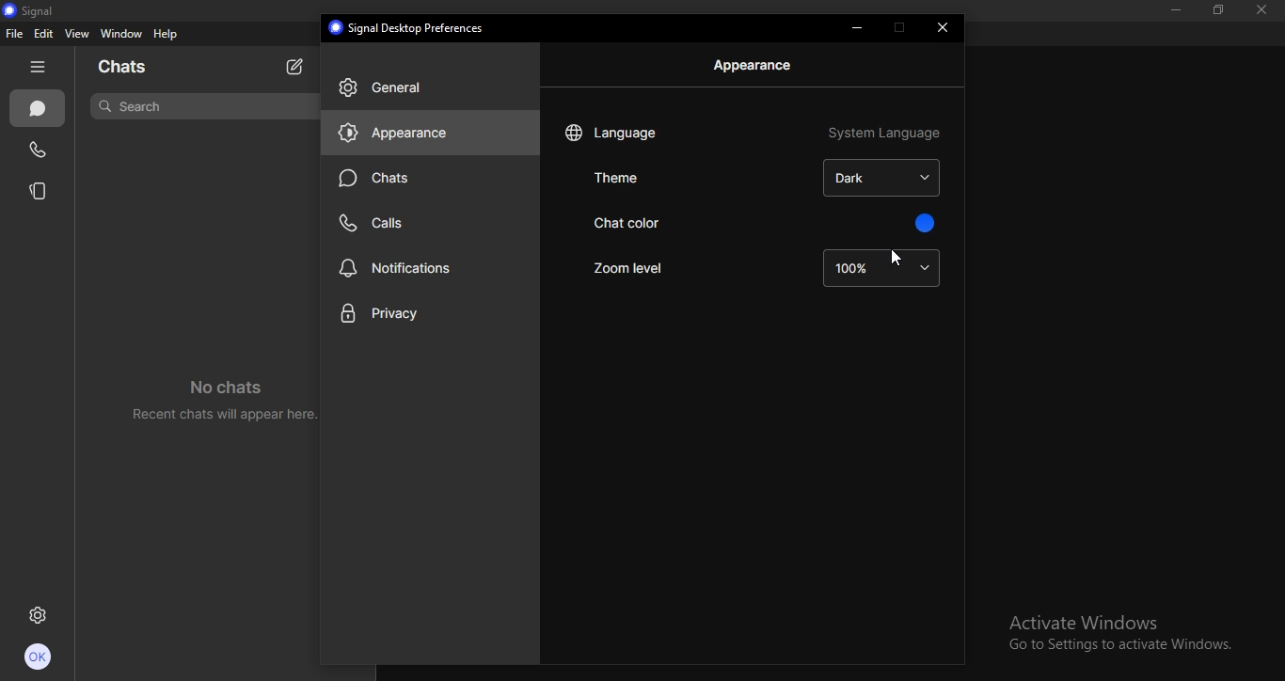  I want to click on No chats Recent chats will appear here., so click(217, 393).